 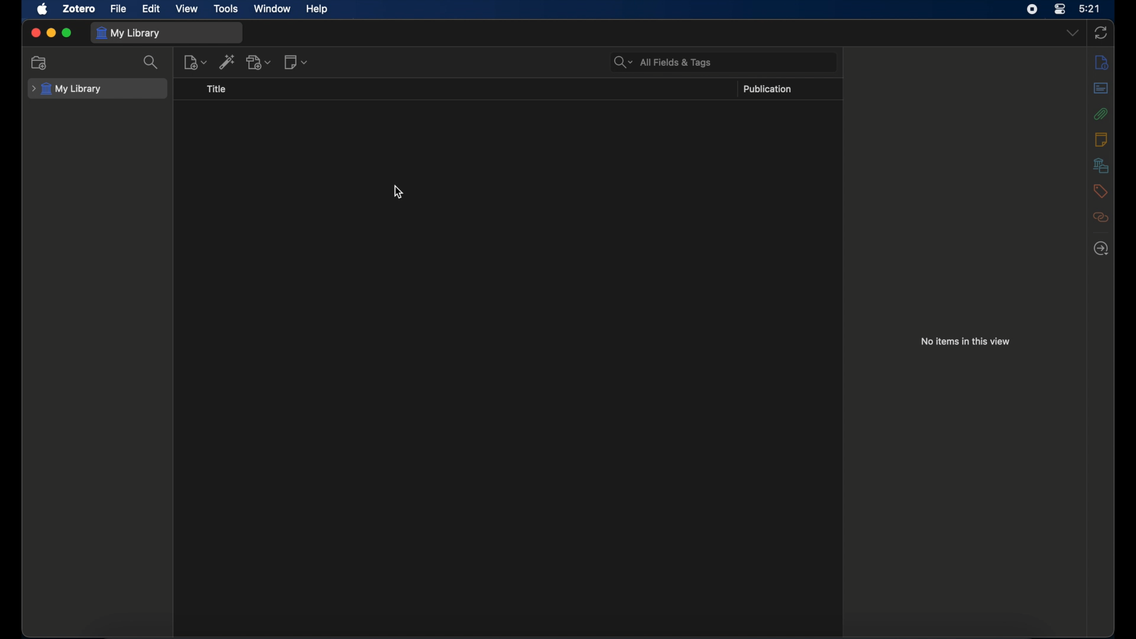 What do you see at coordinates (228, 62) in the screenshot?
I see `add item by identifier` at bounding box center [228, 62].